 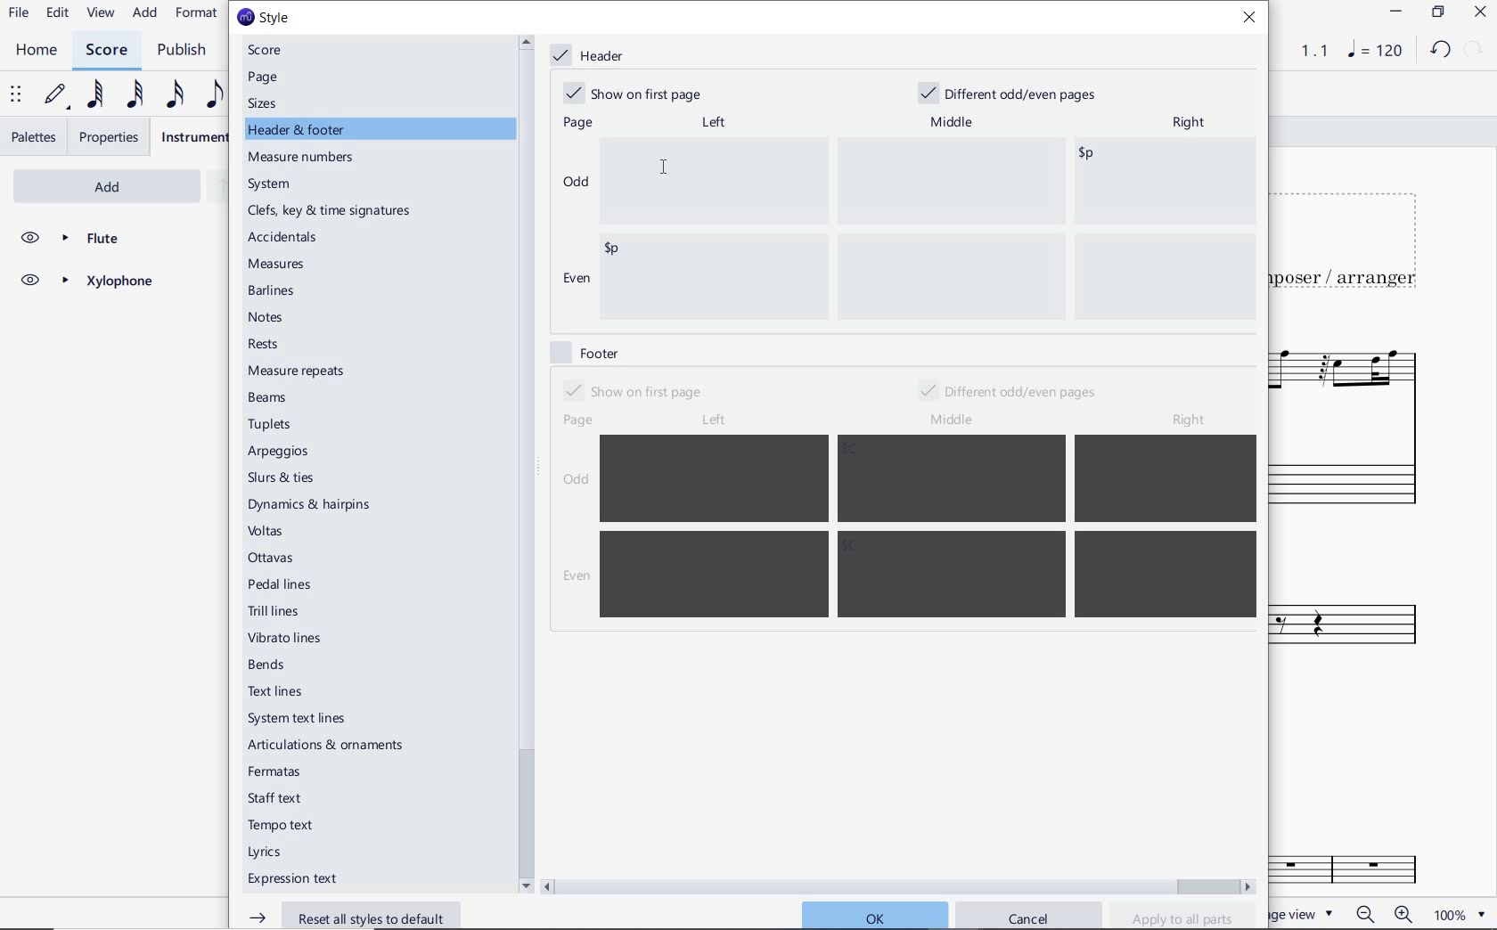 I want to click on text lines, so click(x=276, y=691).